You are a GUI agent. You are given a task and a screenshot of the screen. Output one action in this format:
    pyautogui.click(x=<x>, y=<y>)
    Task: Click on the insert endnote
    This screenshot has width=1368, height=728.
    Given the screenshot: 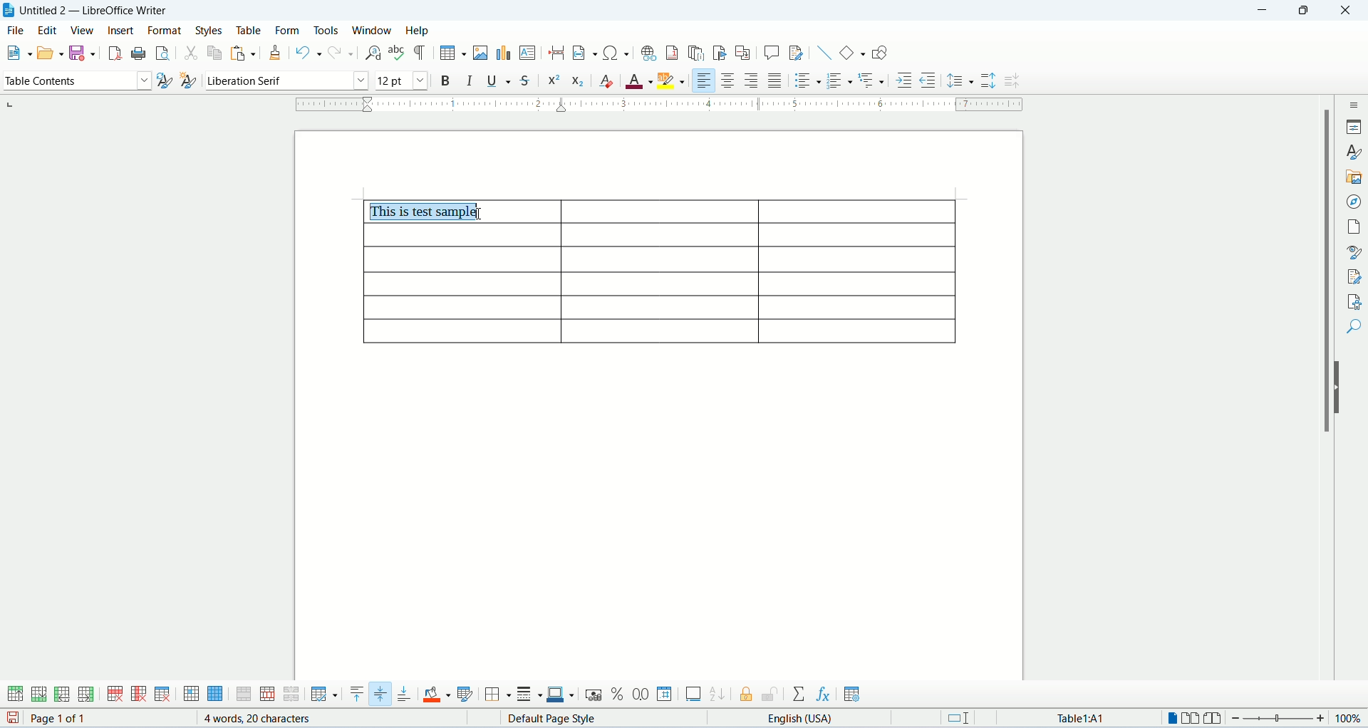 What is the action you would take?
    pyautogui.click(x=697, y=53)
    